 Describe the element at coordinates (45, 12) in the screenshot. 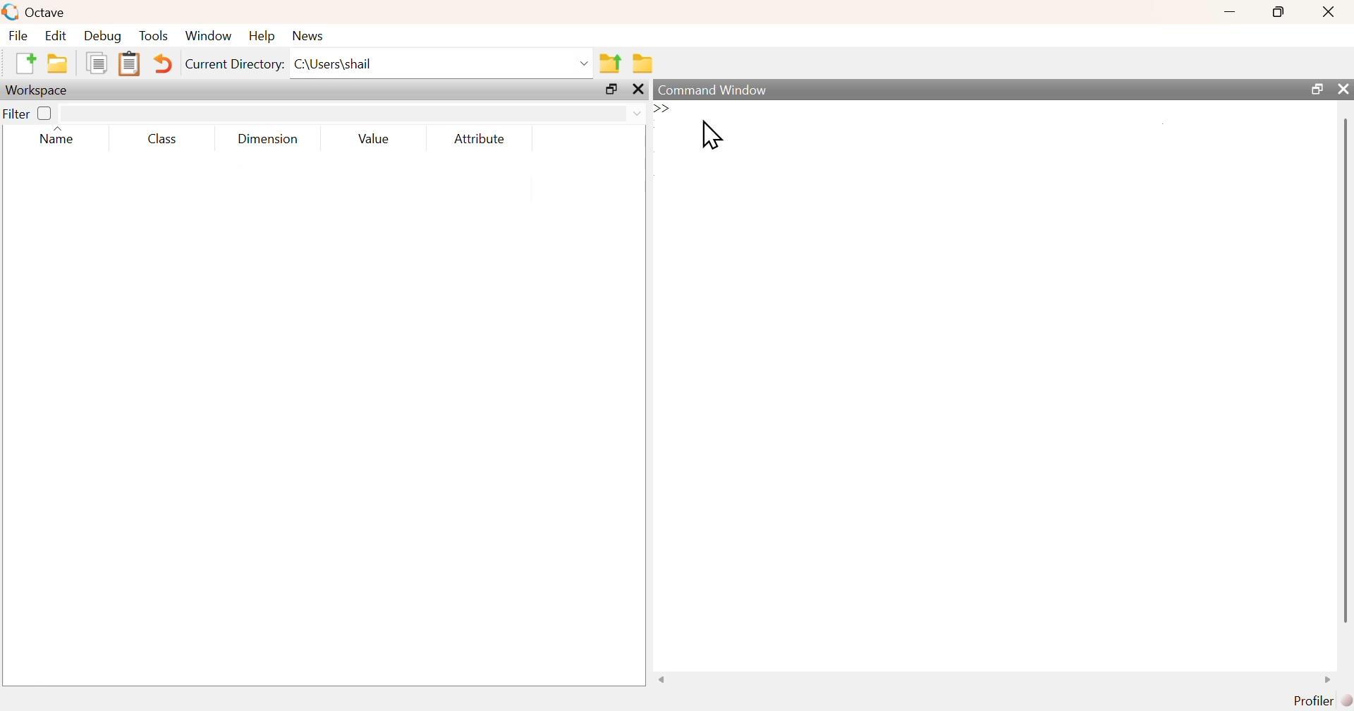

I see `Octave` at that location.